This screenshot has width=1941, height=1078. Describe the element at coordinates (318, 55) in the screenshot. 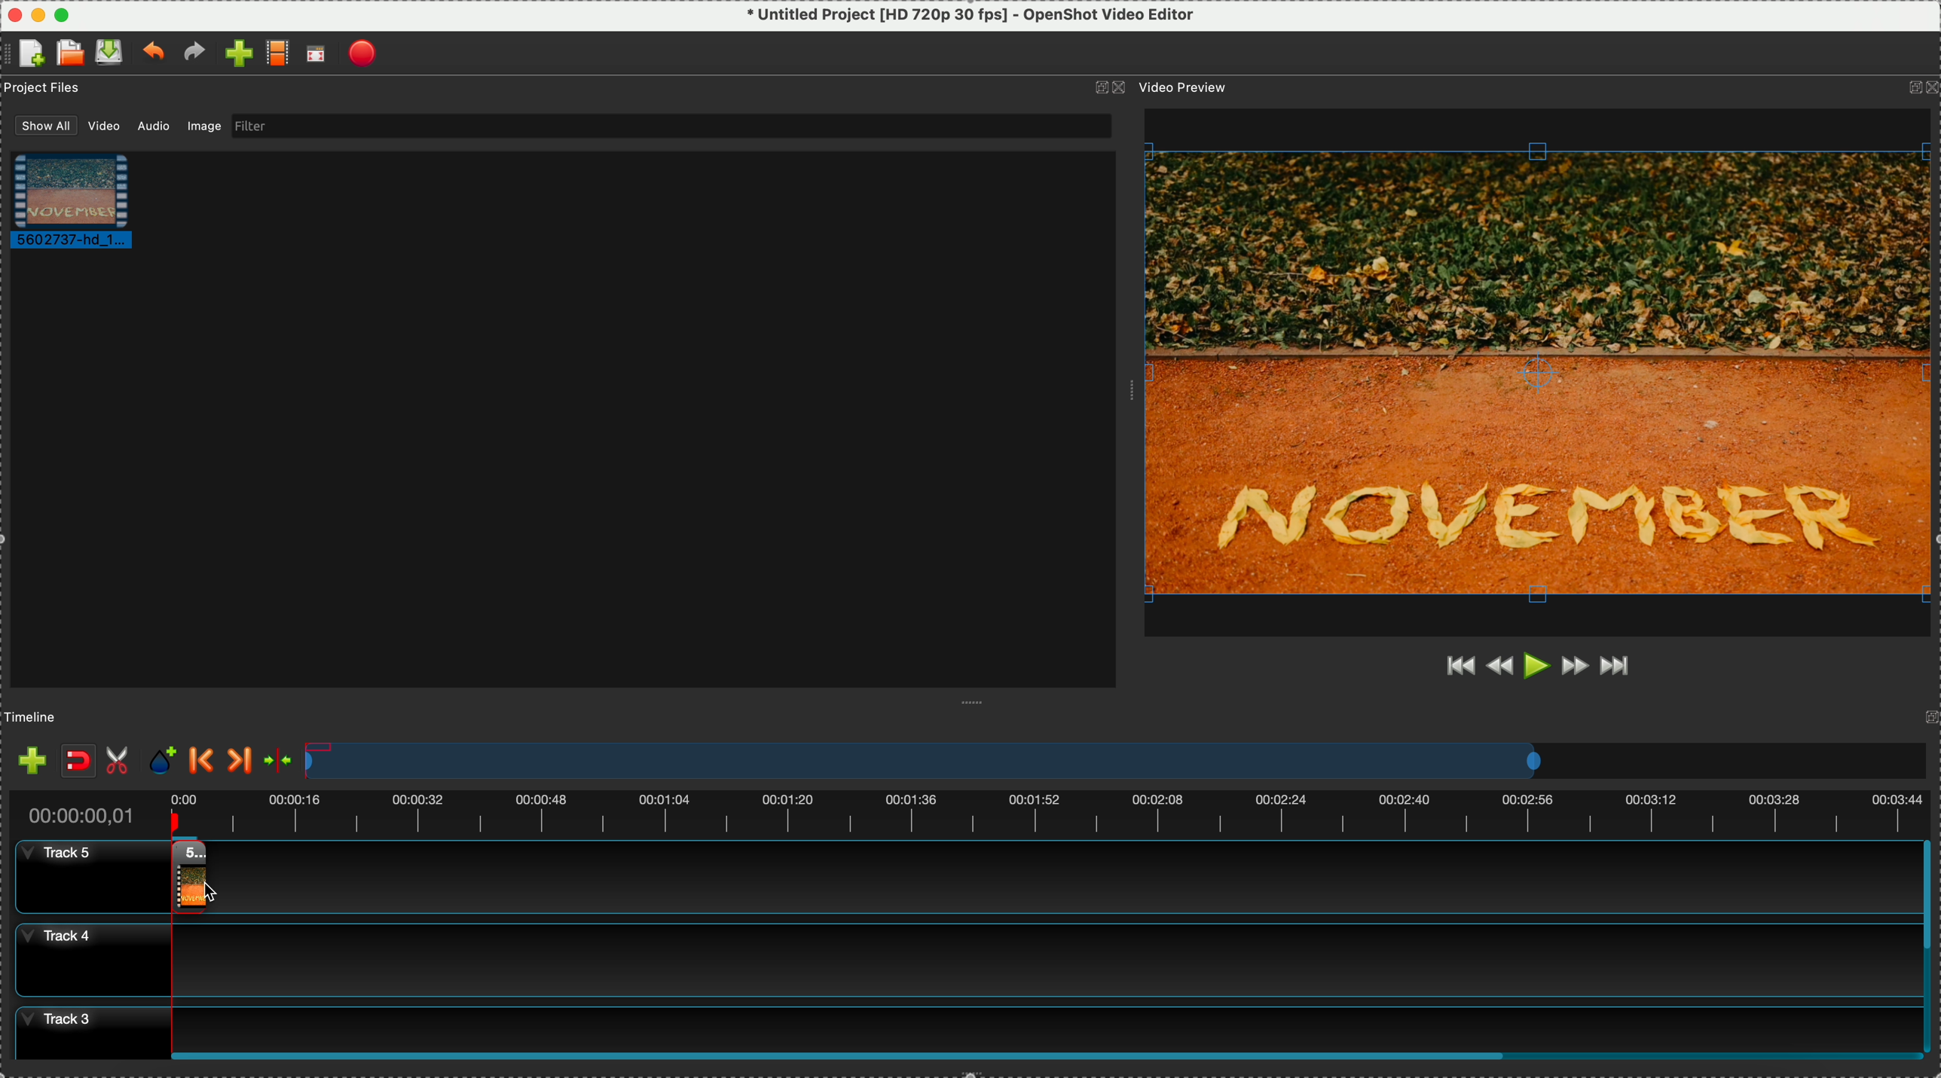

I see `full screen` at that location.